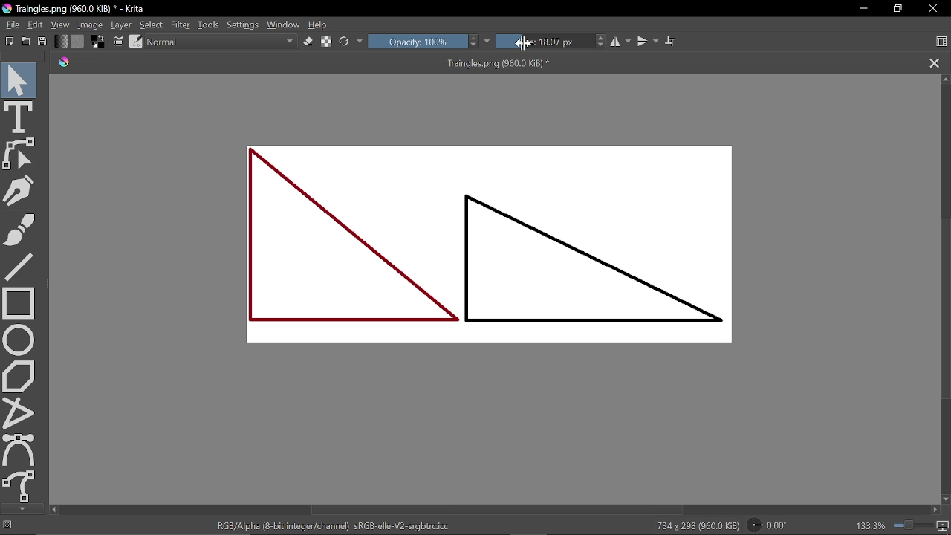  I want to click on Close tab, so click(933, 63).